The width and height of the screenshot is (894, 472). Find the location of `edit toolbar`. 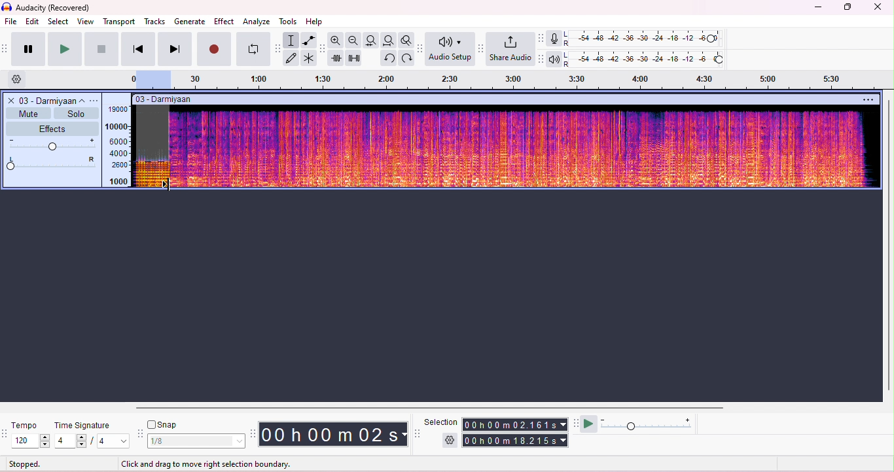

edit toolbar is located at coordinates (323, 48).